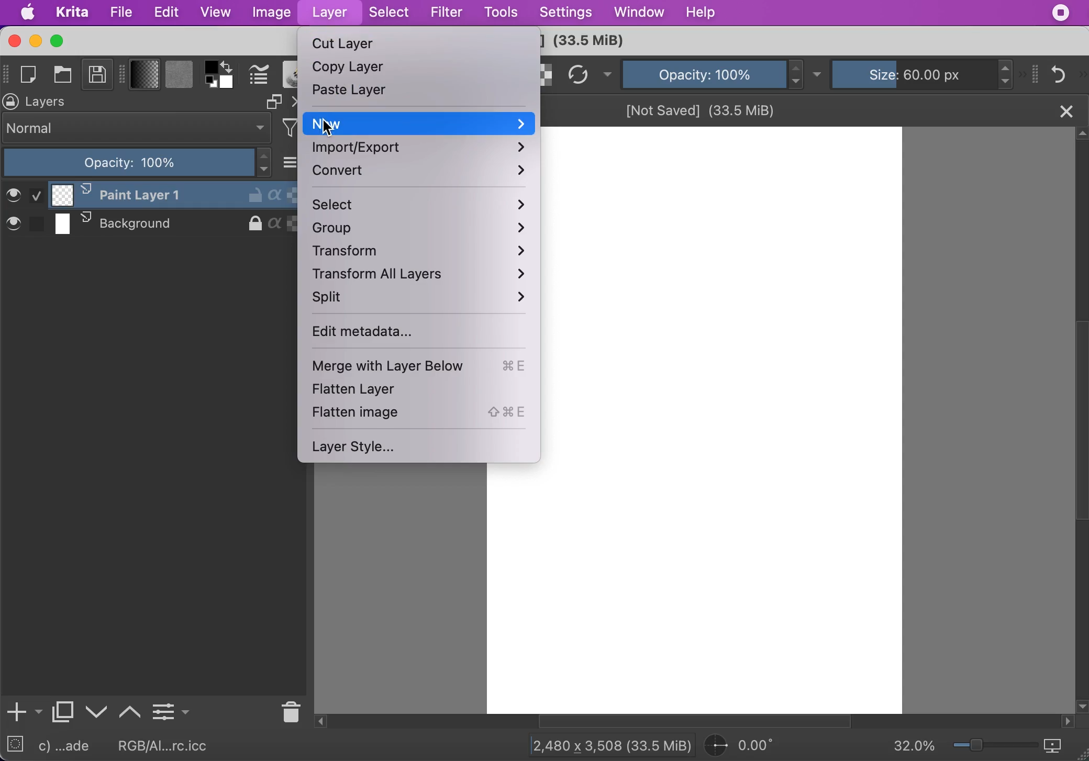 The width and height of the screenshot is (1089, 761). What do you see at coordinates (215, 12) in the screenshot?
I see `view` at bounding box center [215, 12].